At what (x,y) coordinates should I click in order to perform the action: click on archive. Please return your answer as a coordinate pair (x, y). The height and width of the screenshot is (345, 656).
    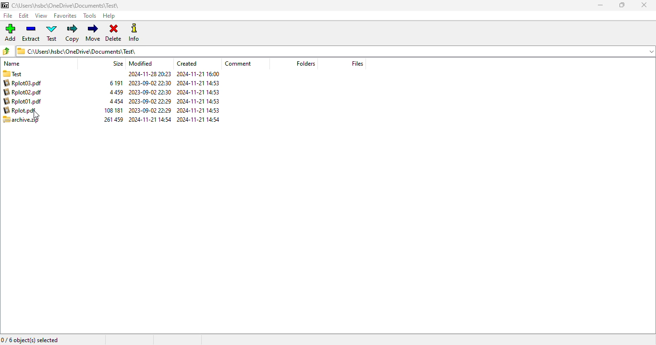
    Looking at the image, I should click on (21, 120).